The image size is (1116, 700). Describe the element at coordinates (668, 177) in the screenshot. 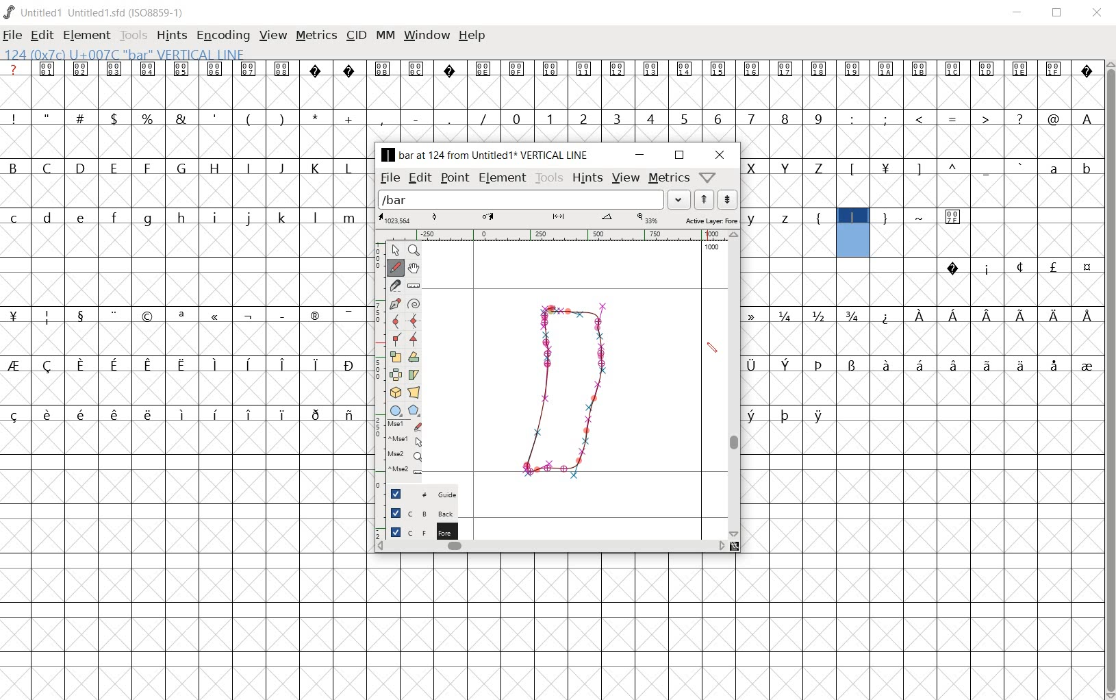

I see `metrics` at that location.